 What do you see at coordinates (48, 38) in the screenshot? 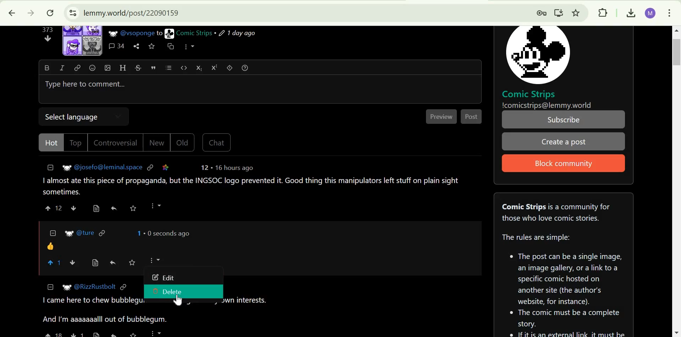
I see `downvote` at bounding box center [48, 38].